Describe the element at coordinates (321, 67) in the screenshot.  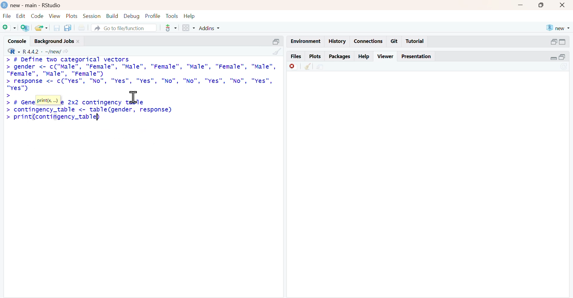
I see `share` at that location.